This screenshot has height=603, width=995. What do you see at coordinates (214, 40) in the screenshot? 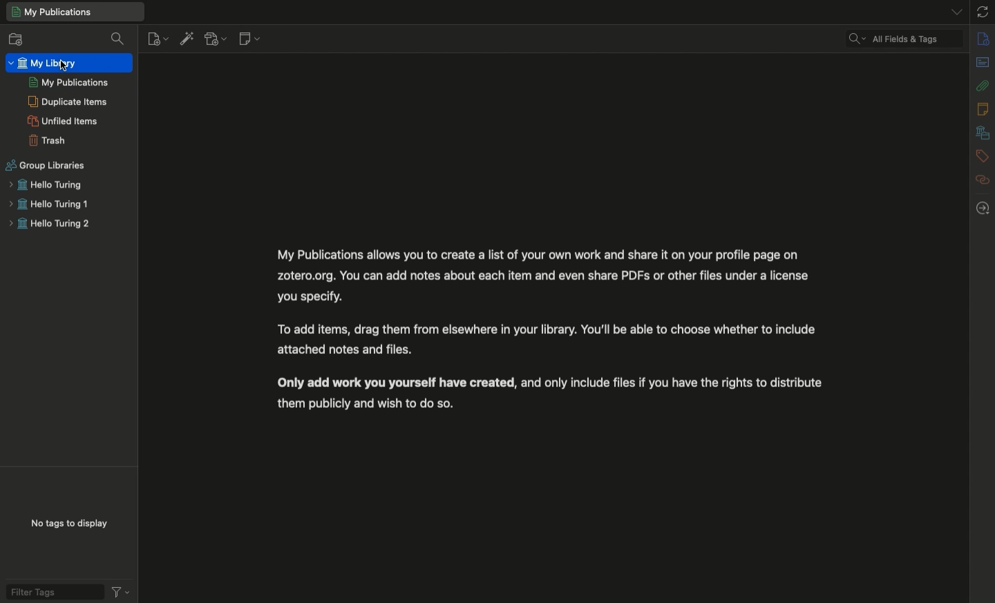
I see `Add attachment` at bounding box center [214, 40].